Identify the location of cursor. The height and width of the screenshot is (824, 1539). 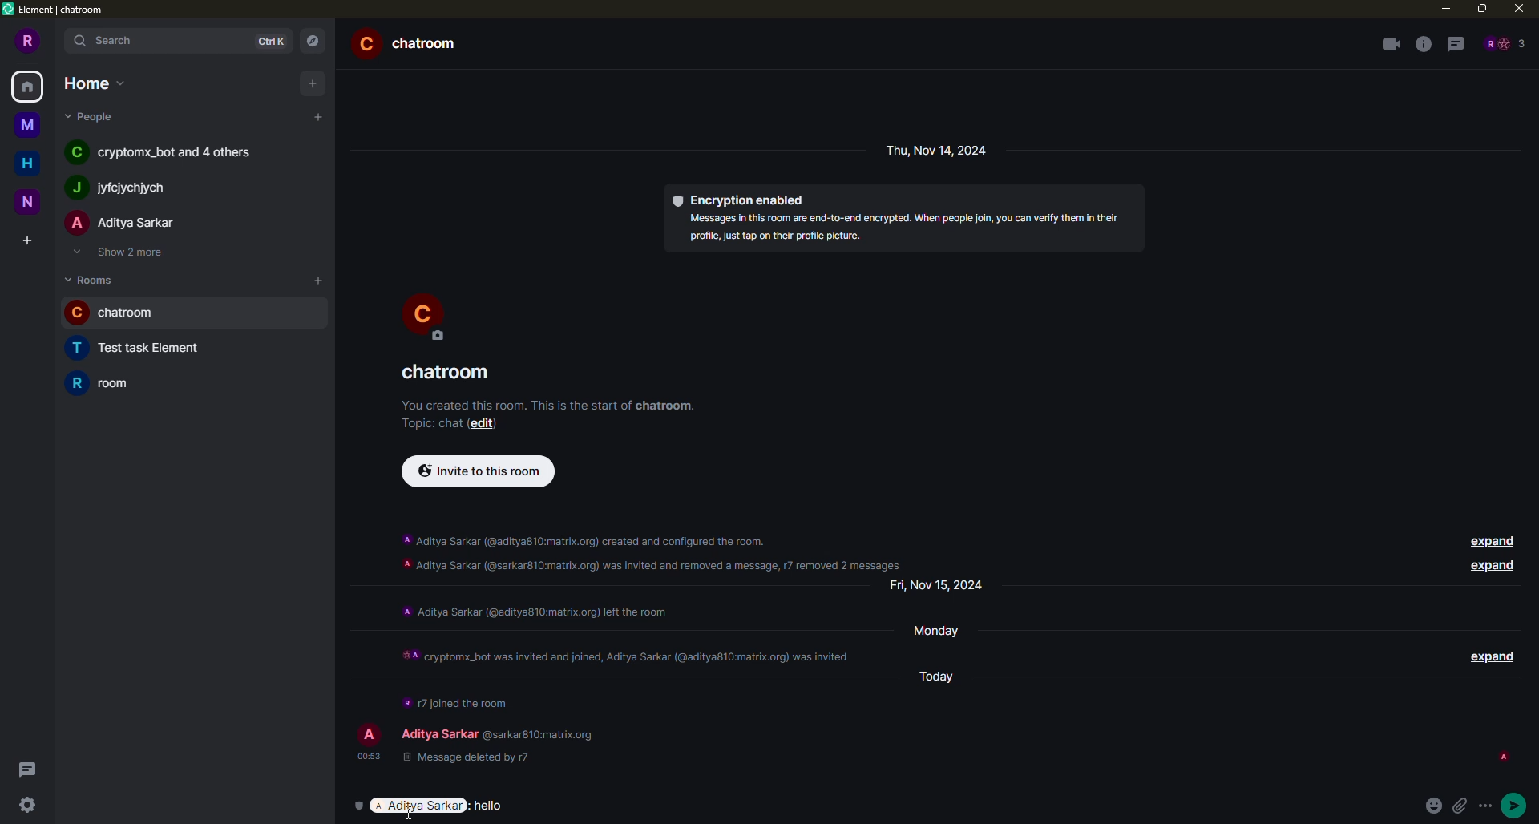
(410, 816).